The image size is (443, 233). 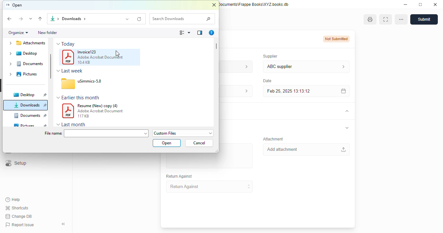 I want to click on report issue, so click(x=19, y=225).